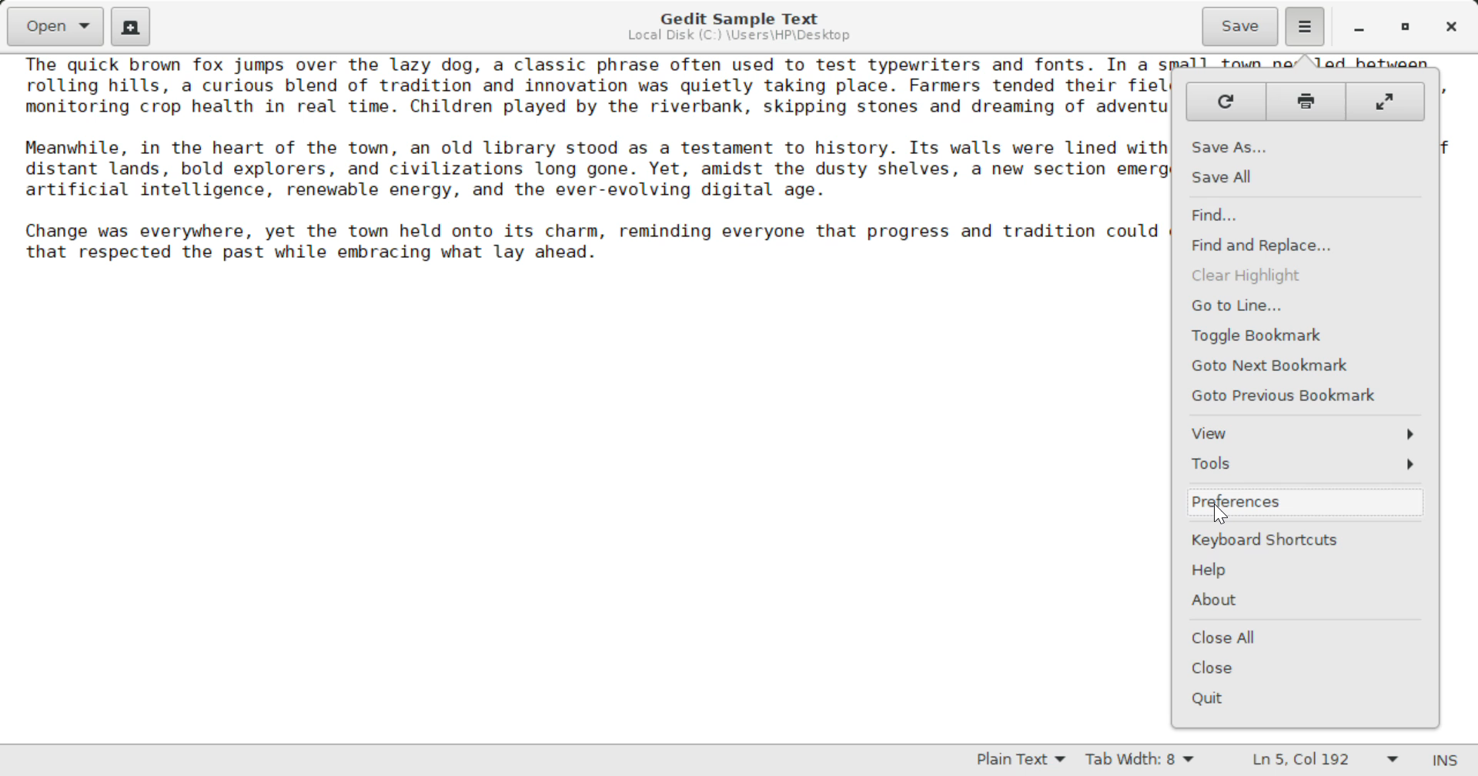 The height and width of the screenshot is (776, 1478). Describe the element at coordinates (1226, 570) in the screenshot. I see `Help` at that location.